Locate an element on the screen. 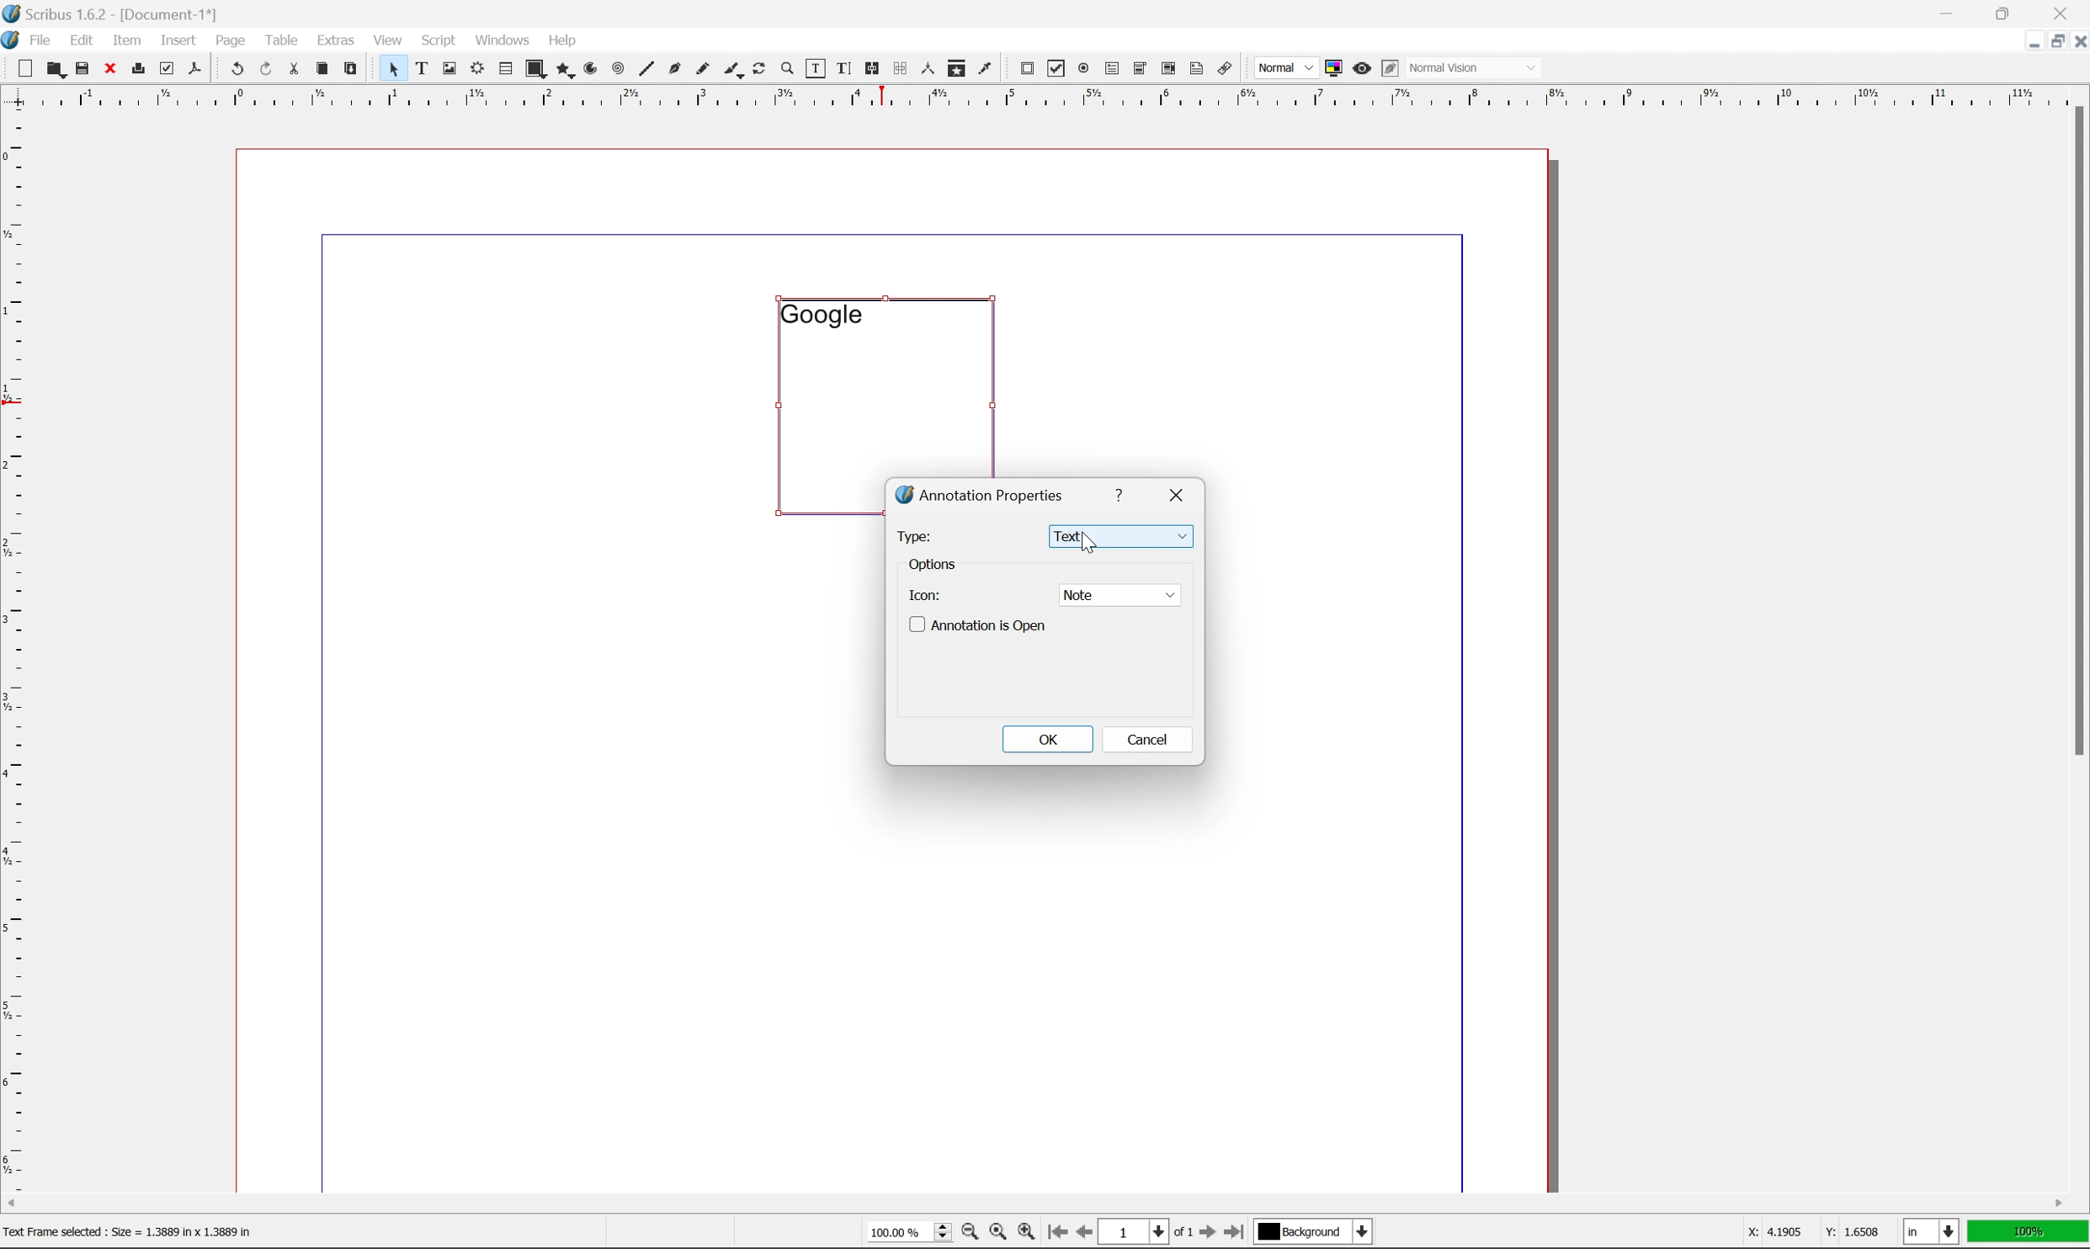 This screenshot has height=1249, width=2090. normal is located at coordinates (1284, 67).